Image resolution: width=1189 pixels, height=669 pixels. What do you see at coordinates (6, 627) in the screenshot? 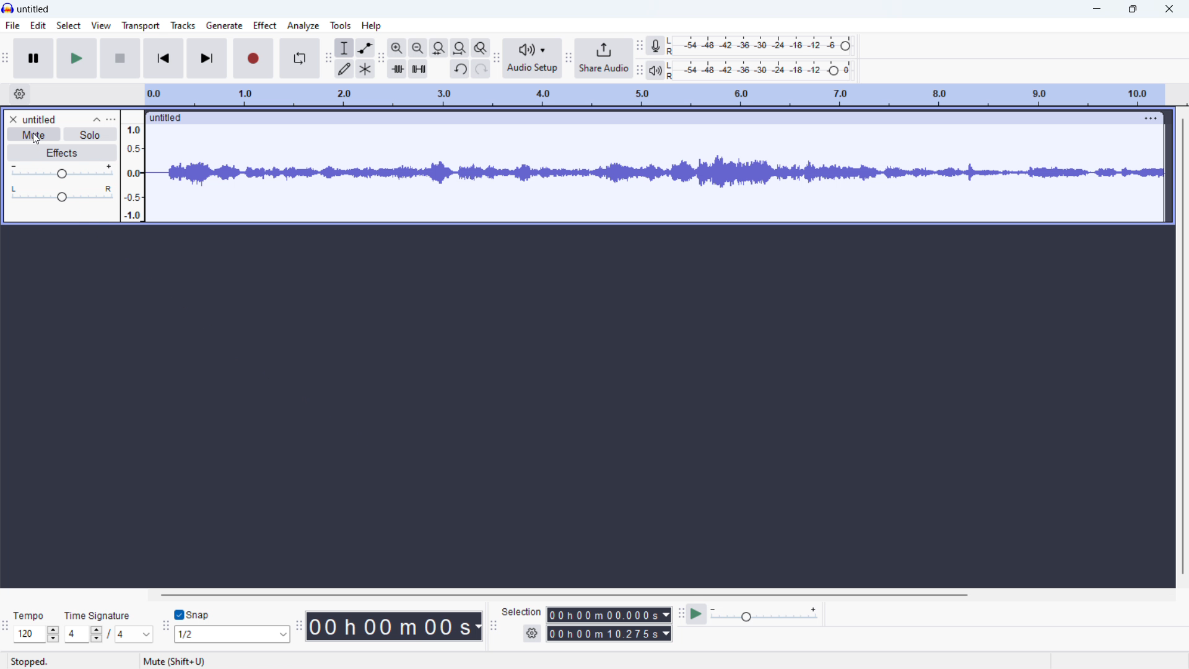
I see `time signature toolbar` at bounding box center [6, 627].